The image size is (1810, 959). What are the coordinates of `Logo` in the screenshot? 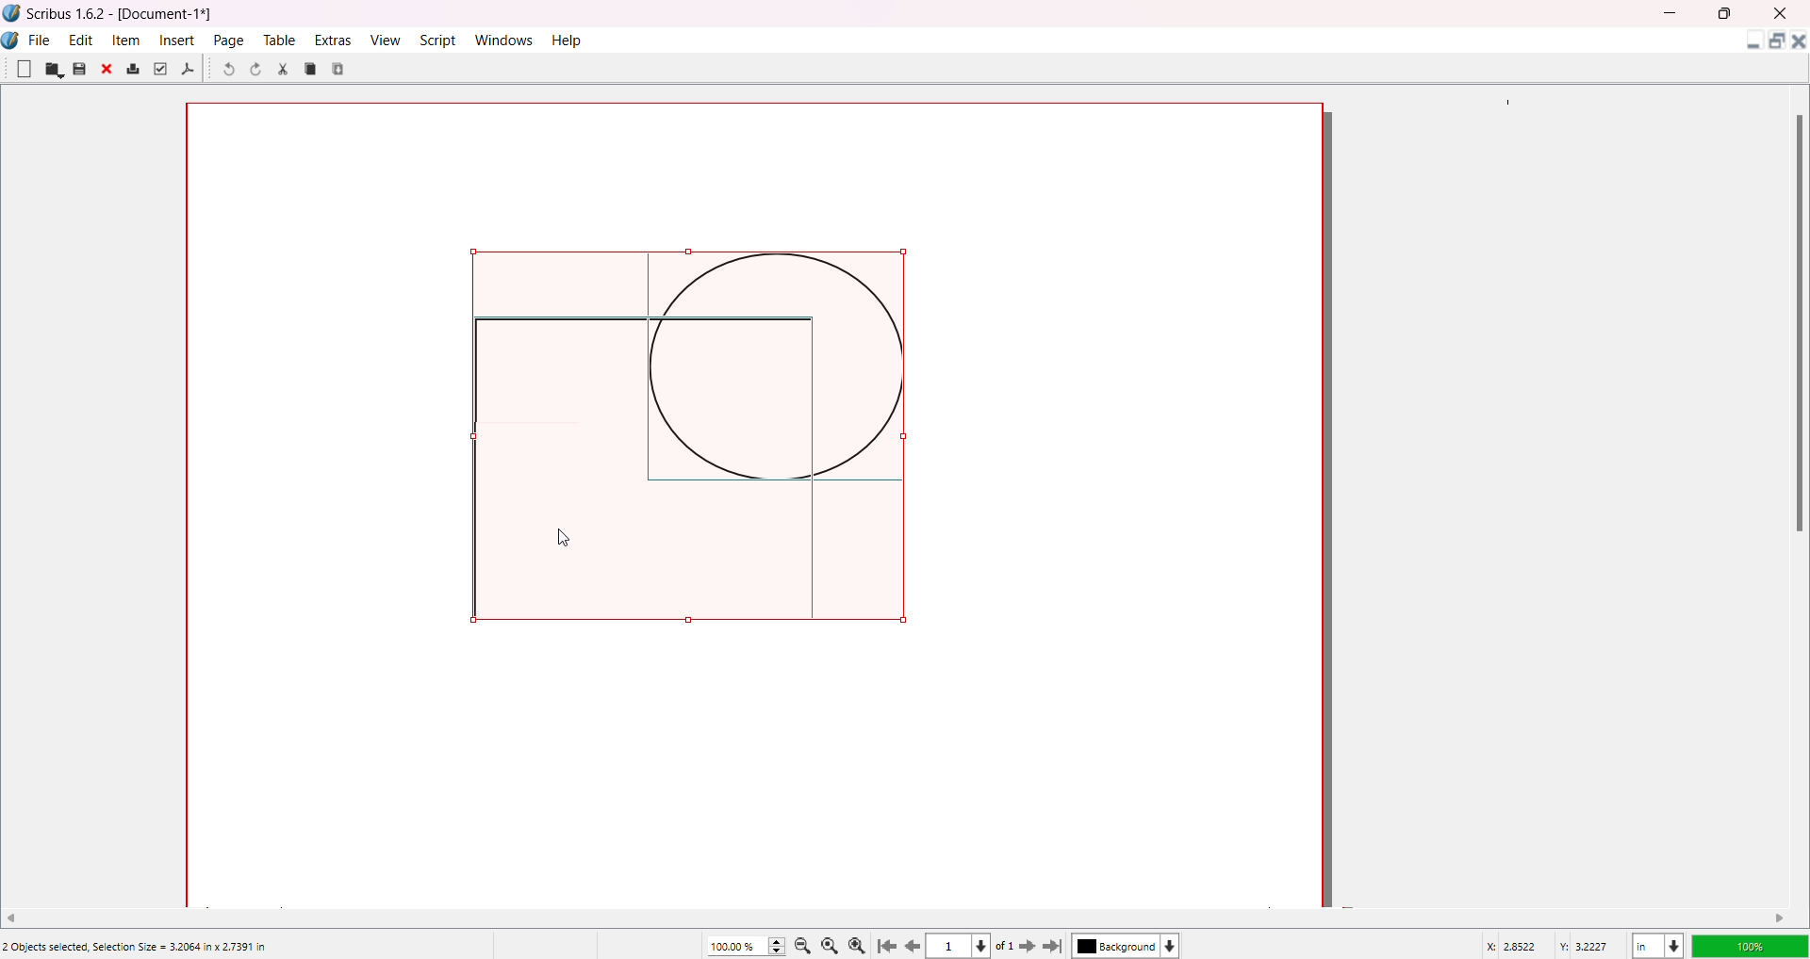 It's located at (12, 13).